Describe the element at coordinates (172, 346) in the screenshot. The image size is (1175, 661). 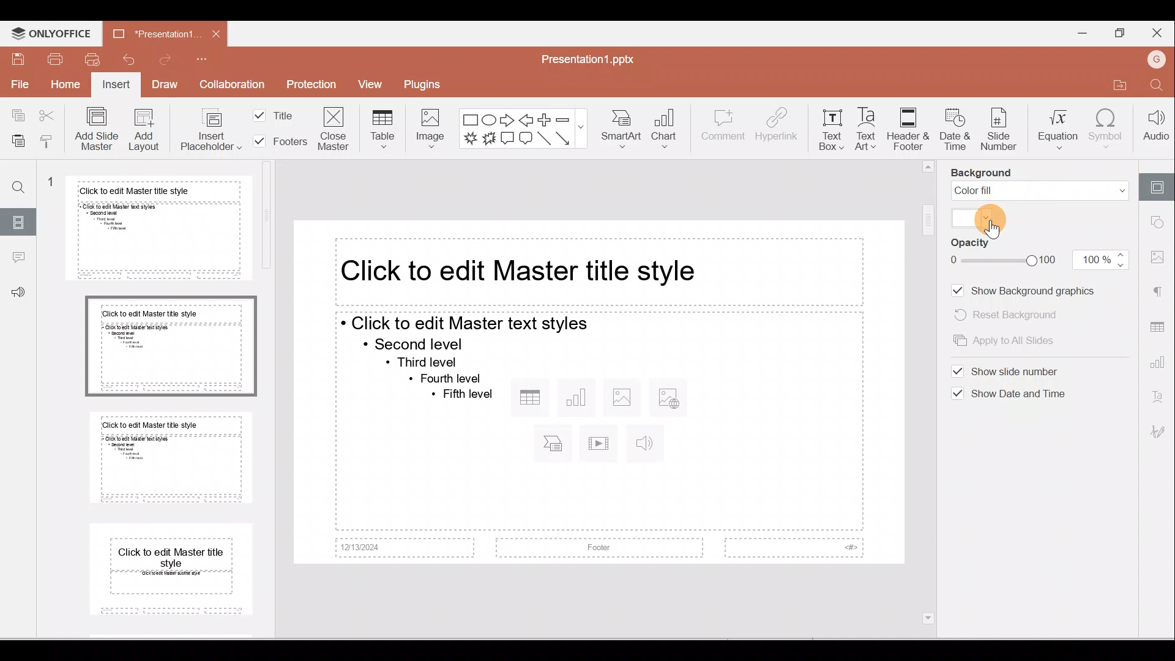
I see `Master slide 2` at that location.